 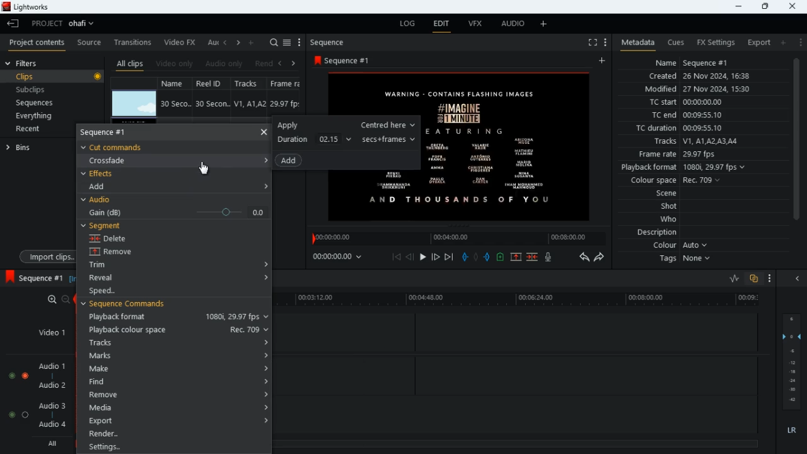 I want to click on more, so click(x=799, y=42).